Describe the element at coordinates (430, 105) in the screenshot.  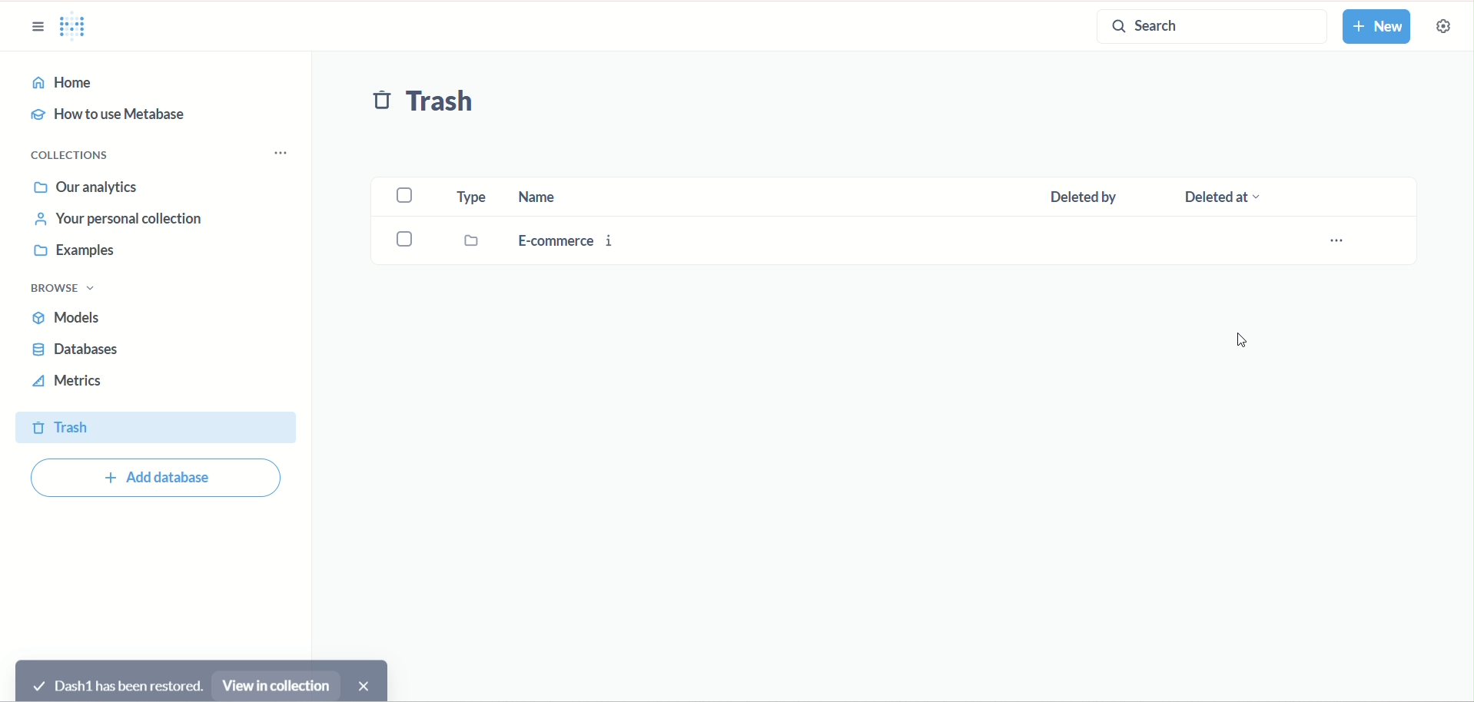
I see `trash` at that location.